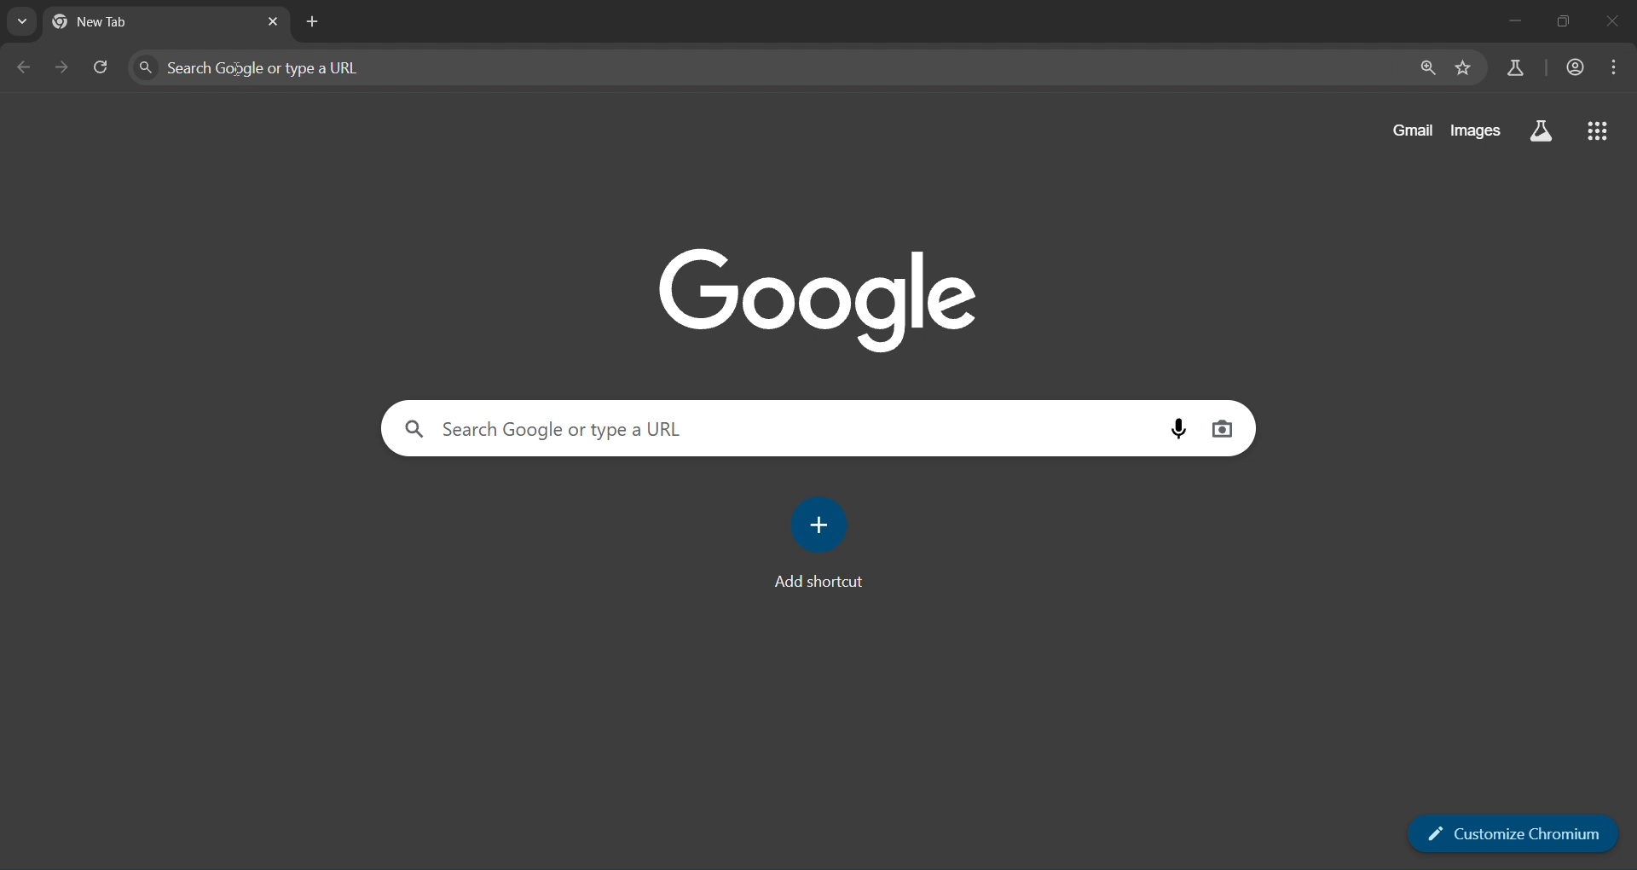  Describe the element at coordinates (771, 70) in the screenshot. I see `search google or type a URL` at that location.